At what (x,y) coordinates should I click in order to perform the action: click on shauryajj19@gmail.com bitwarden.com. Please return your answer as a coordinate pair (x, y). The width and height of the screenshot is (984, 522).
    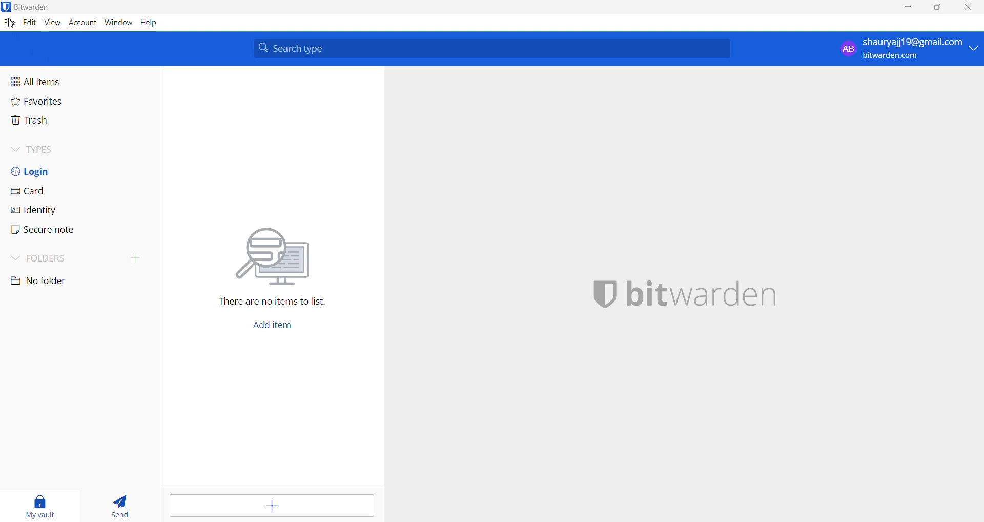
    Looking at the image, I should click on (920, 49).